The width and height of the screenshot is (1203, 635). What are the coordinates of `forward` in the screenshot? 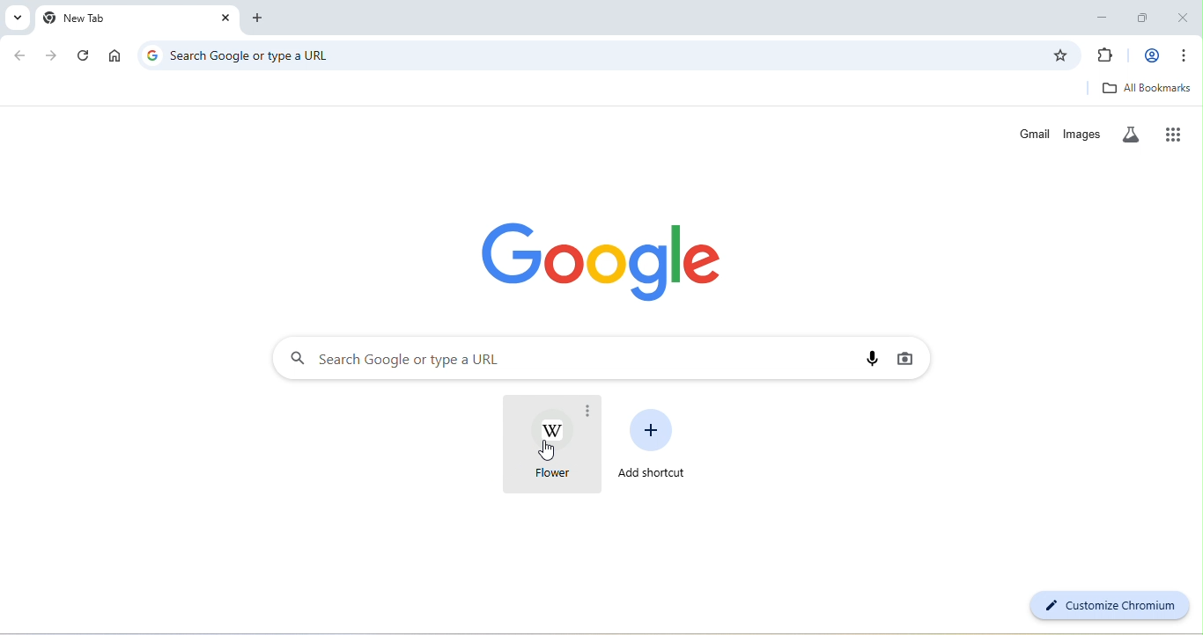 It's located at (52, 55).